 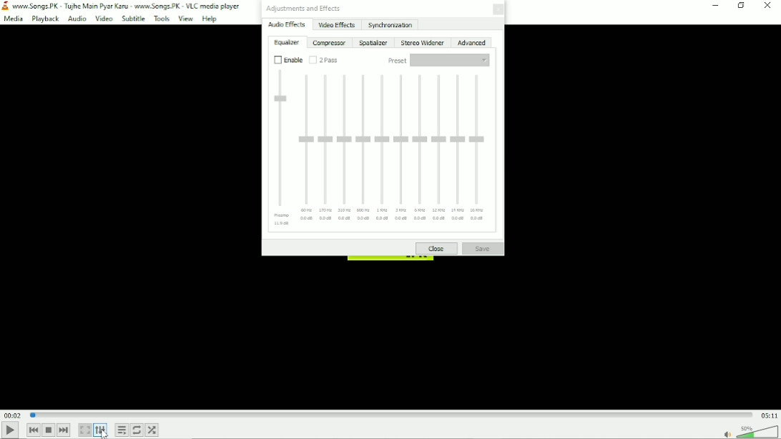 What do you see at coordinates (49, 430) in the screenshot?
I see `Stop playlist` at bounding box center [49, 430].